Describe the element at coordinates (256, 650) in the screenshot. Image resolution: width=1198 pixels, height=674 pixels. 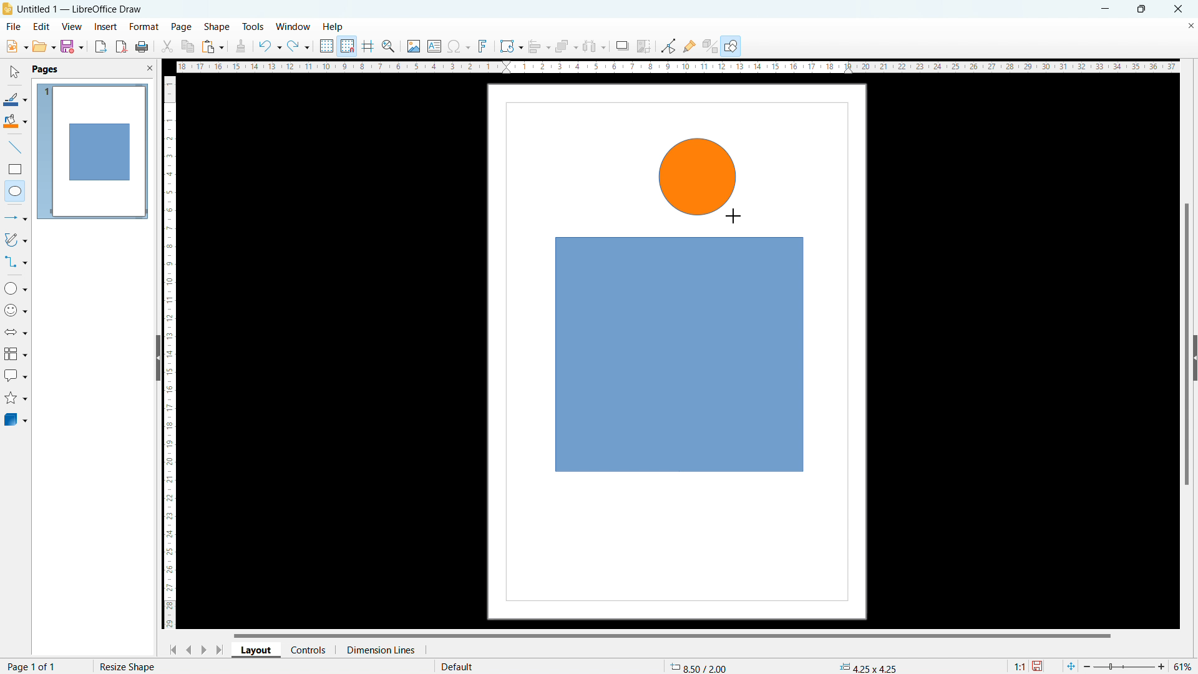
I see `layout` at that location.